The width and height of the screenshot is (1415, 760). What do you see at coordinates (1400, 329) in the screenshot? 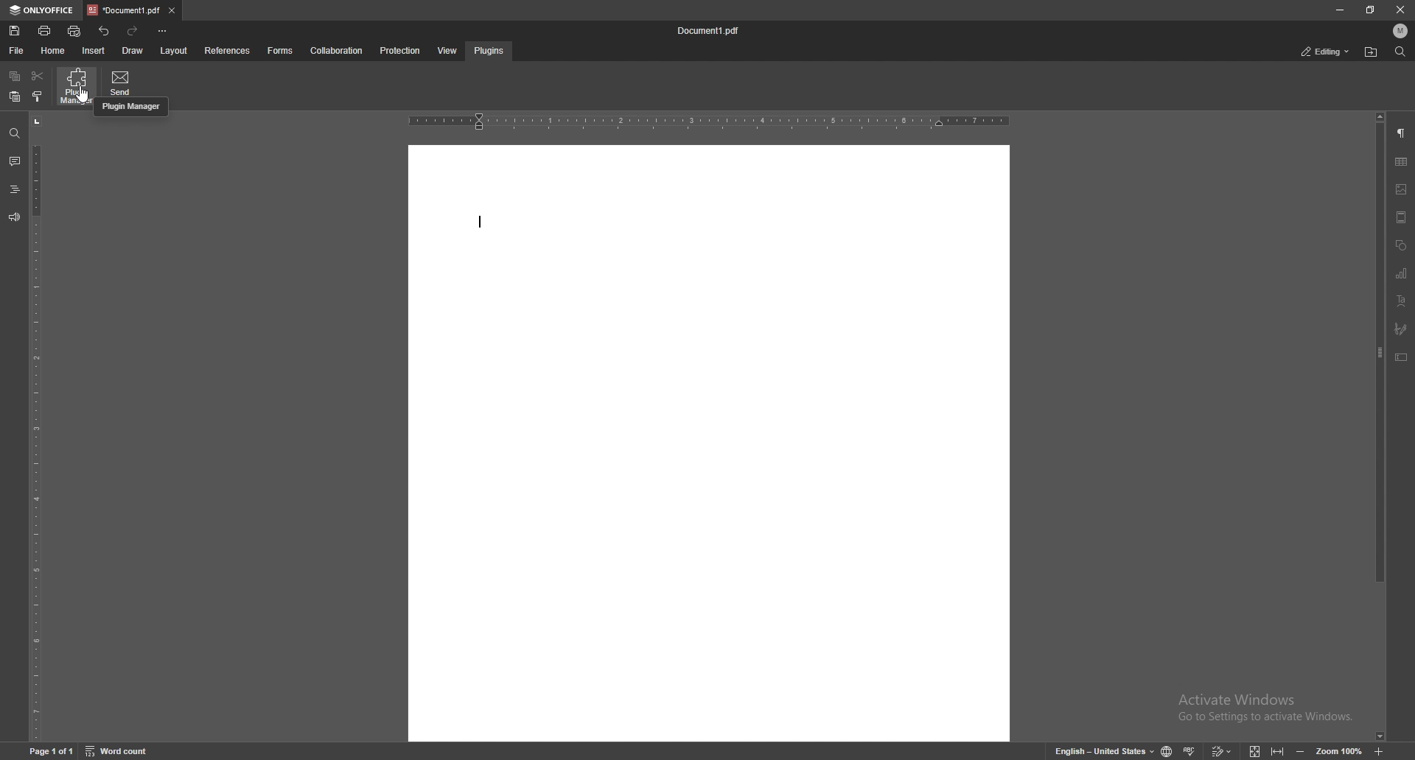
I see `signature` at bounding box center [1400, 329].